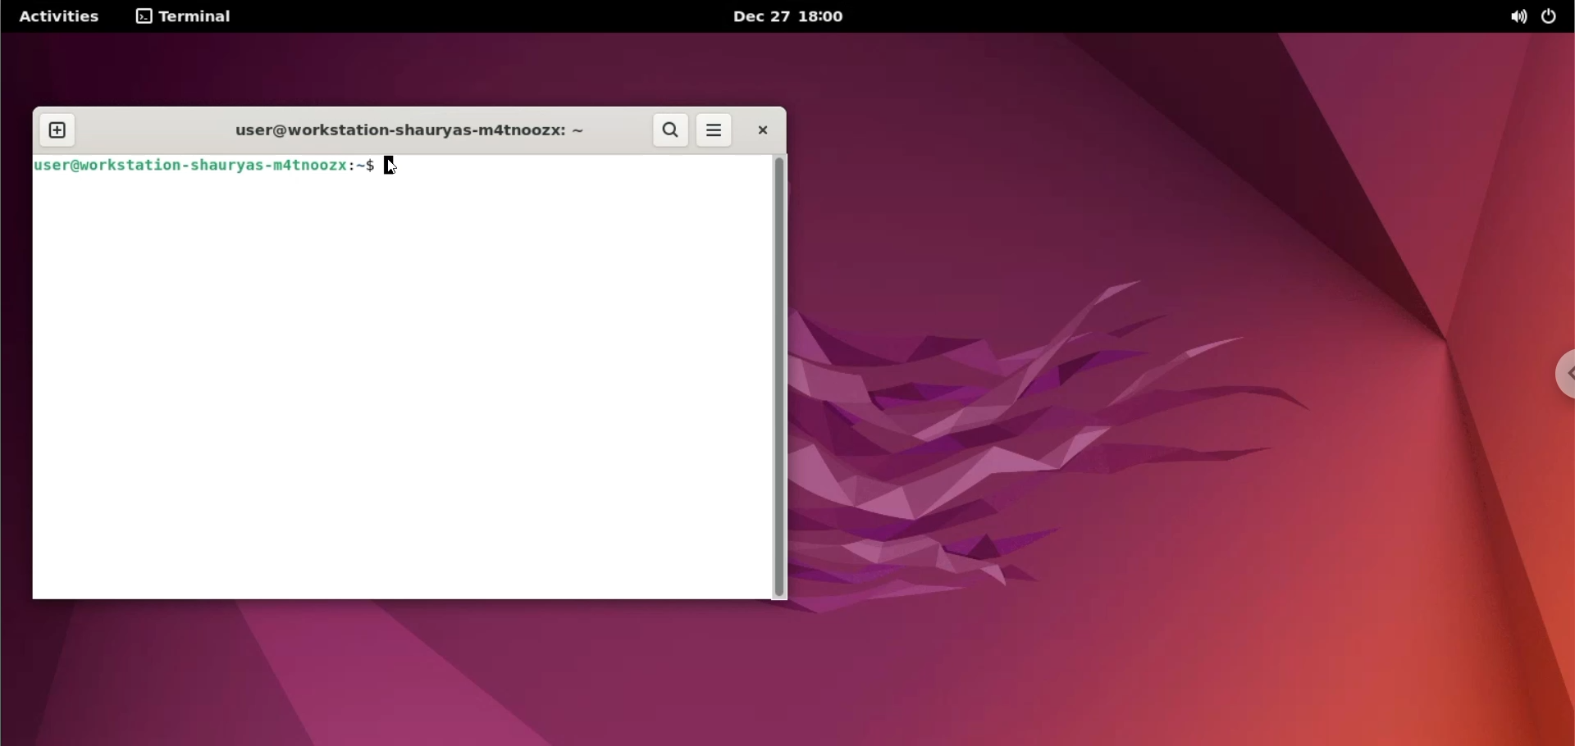  I want to click on  user@workstation-shauryas-m4tnoozx: ~, so click(396, 133).